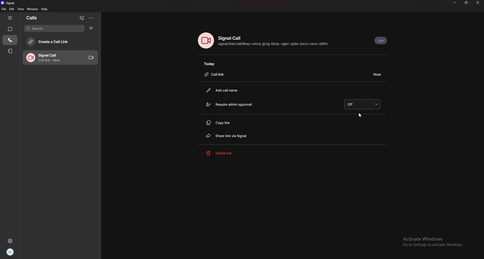 The height and width of the screenshot is (259, 484). What do you see at coordinates (20, 9) in the screenshot?
I see `view` at bounding box center [20, 9].